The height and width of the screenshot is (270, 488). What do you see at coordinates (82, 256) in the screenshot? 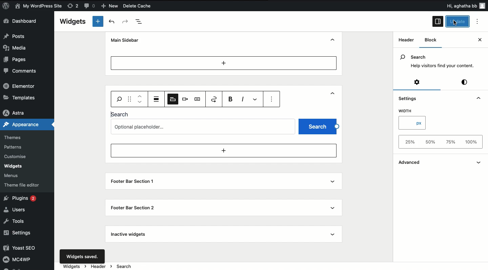
I see `Widgets saved` at bounding box center [82, 256].